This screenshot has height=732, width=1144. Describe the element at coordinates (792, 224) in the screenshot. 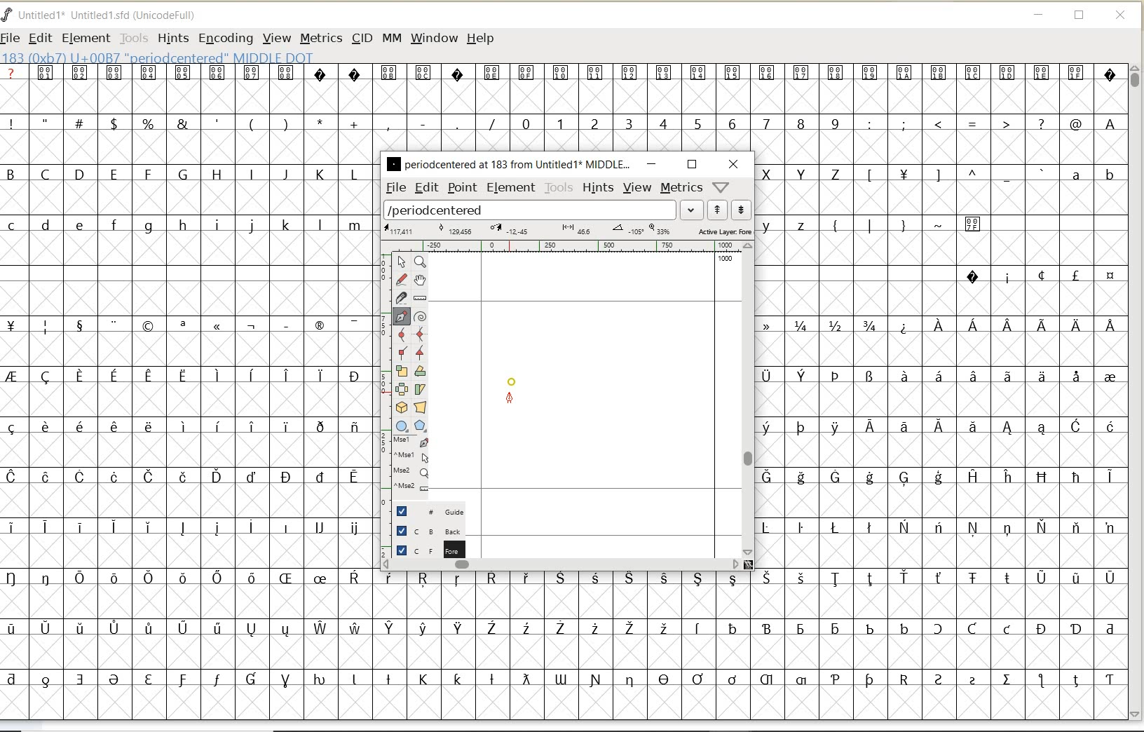

I see `lowercase letters` at that location.